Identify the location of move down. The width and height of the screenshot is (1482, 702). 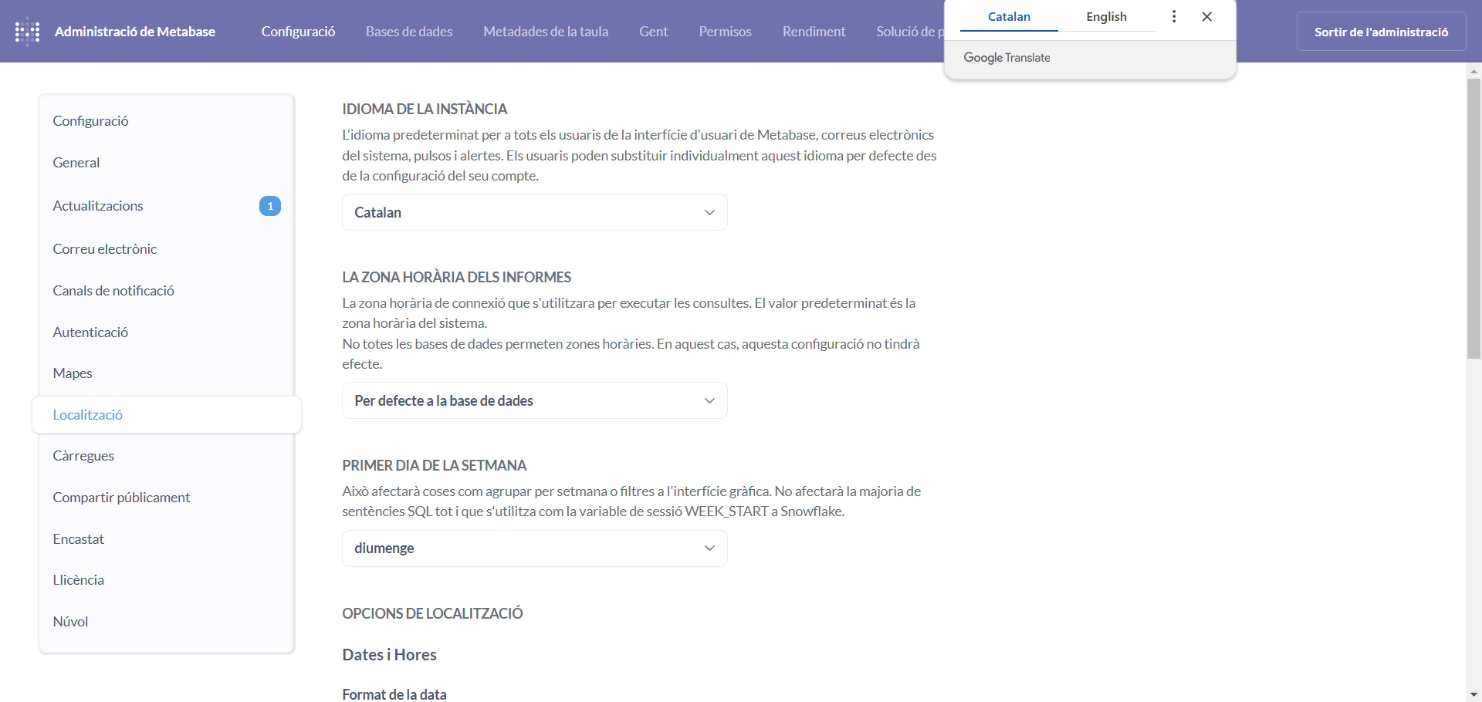
(1473, 696).